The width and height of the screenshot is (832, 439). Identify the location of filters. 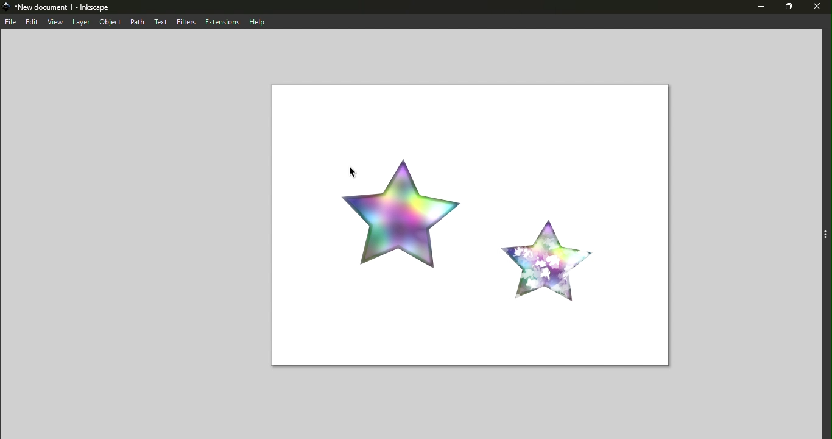
(186, 21).